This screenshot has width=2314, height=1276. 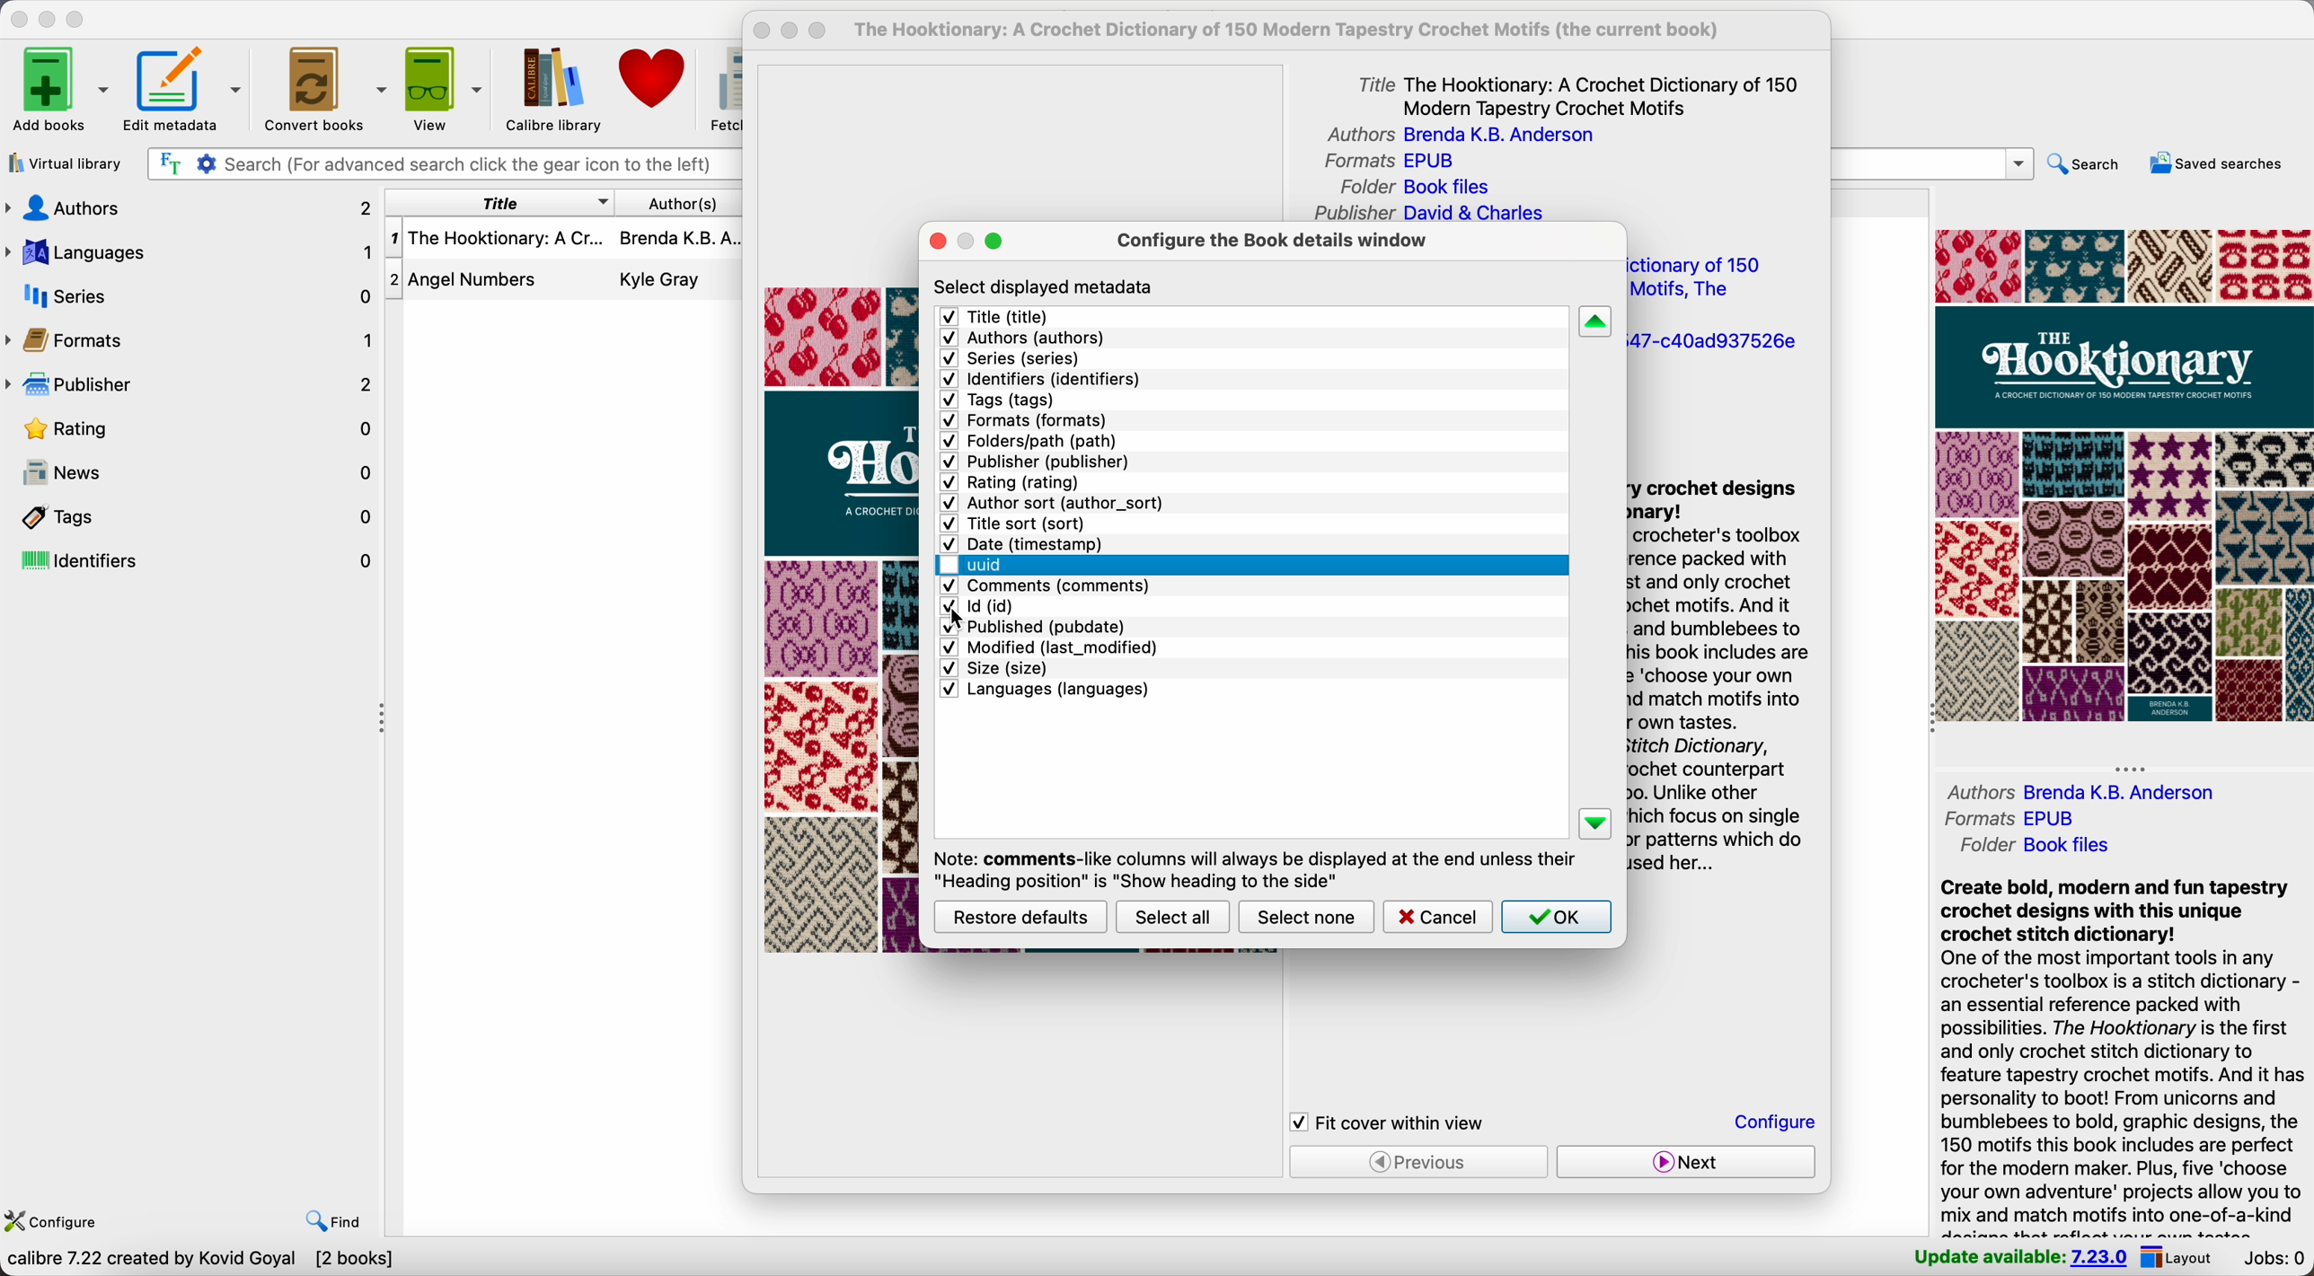 What do you see at coordinates (564, 246) in the screenshot?
I see `The Hooktionary book details` at bounding box center [564, 246].